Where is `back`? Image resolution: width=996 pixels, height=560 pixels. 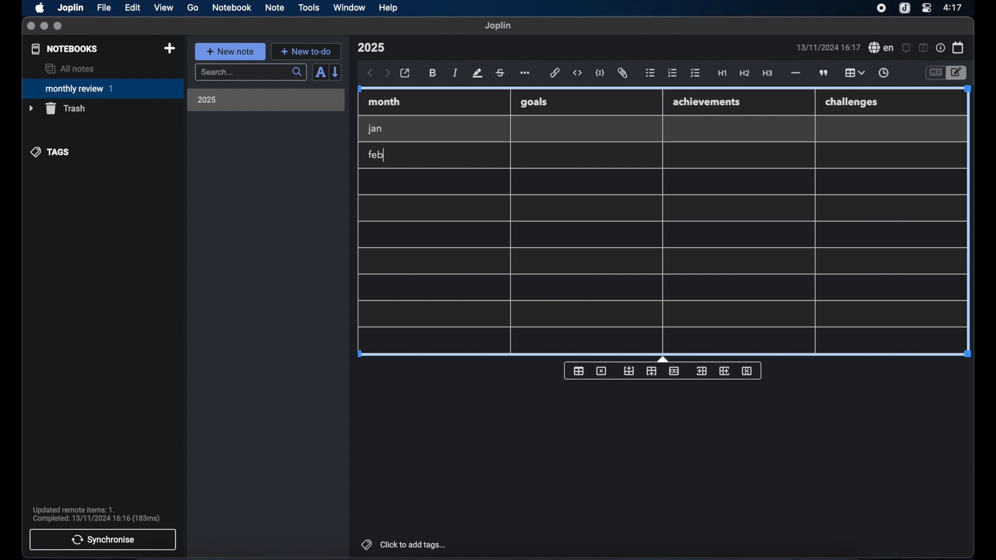 back is located at coordinates (370, 73).